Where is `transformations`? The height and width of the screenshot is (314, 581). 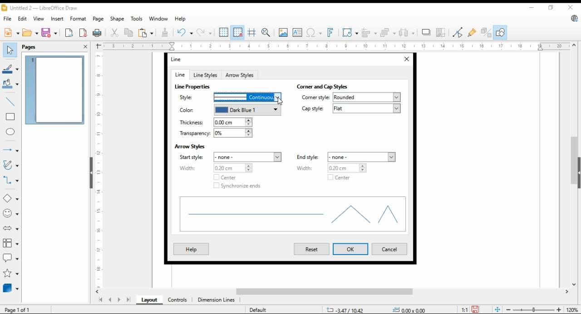
transformations is located at coordinates (350, 32).